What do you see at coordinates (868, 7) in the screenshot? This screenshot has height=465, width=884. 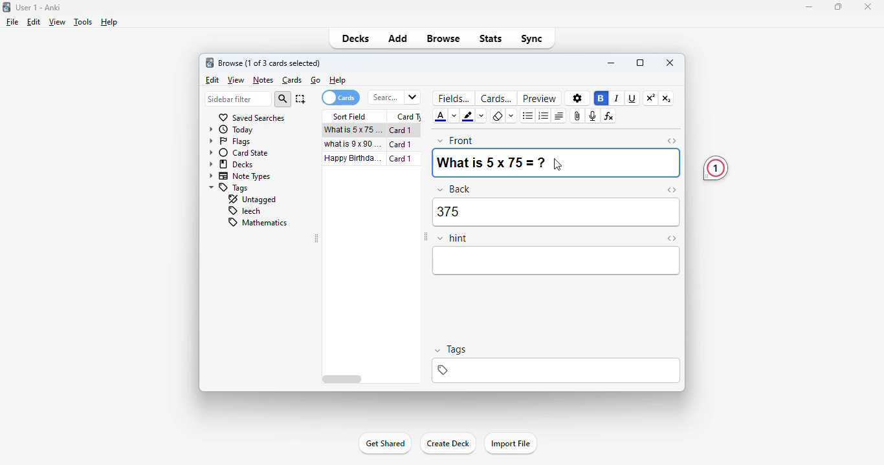 I see `close` at bounding box center [868, 7].